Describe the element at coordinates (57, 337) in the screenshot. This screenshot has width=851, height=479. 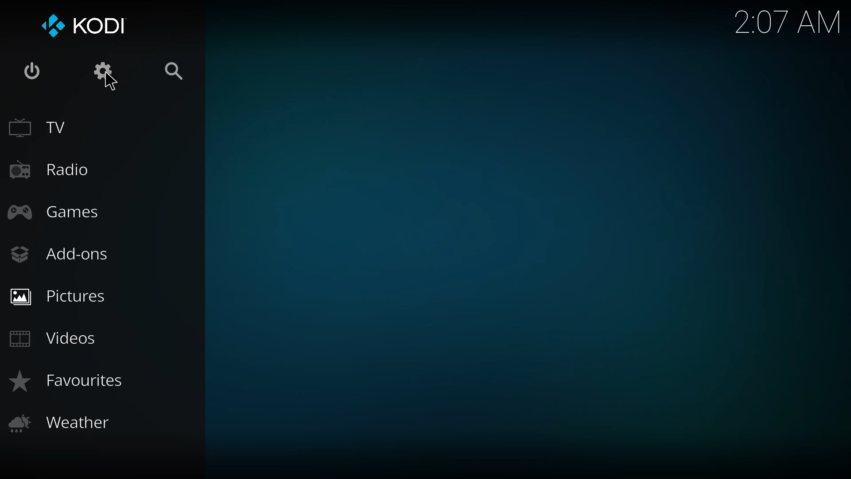
I see `videos` at that location.